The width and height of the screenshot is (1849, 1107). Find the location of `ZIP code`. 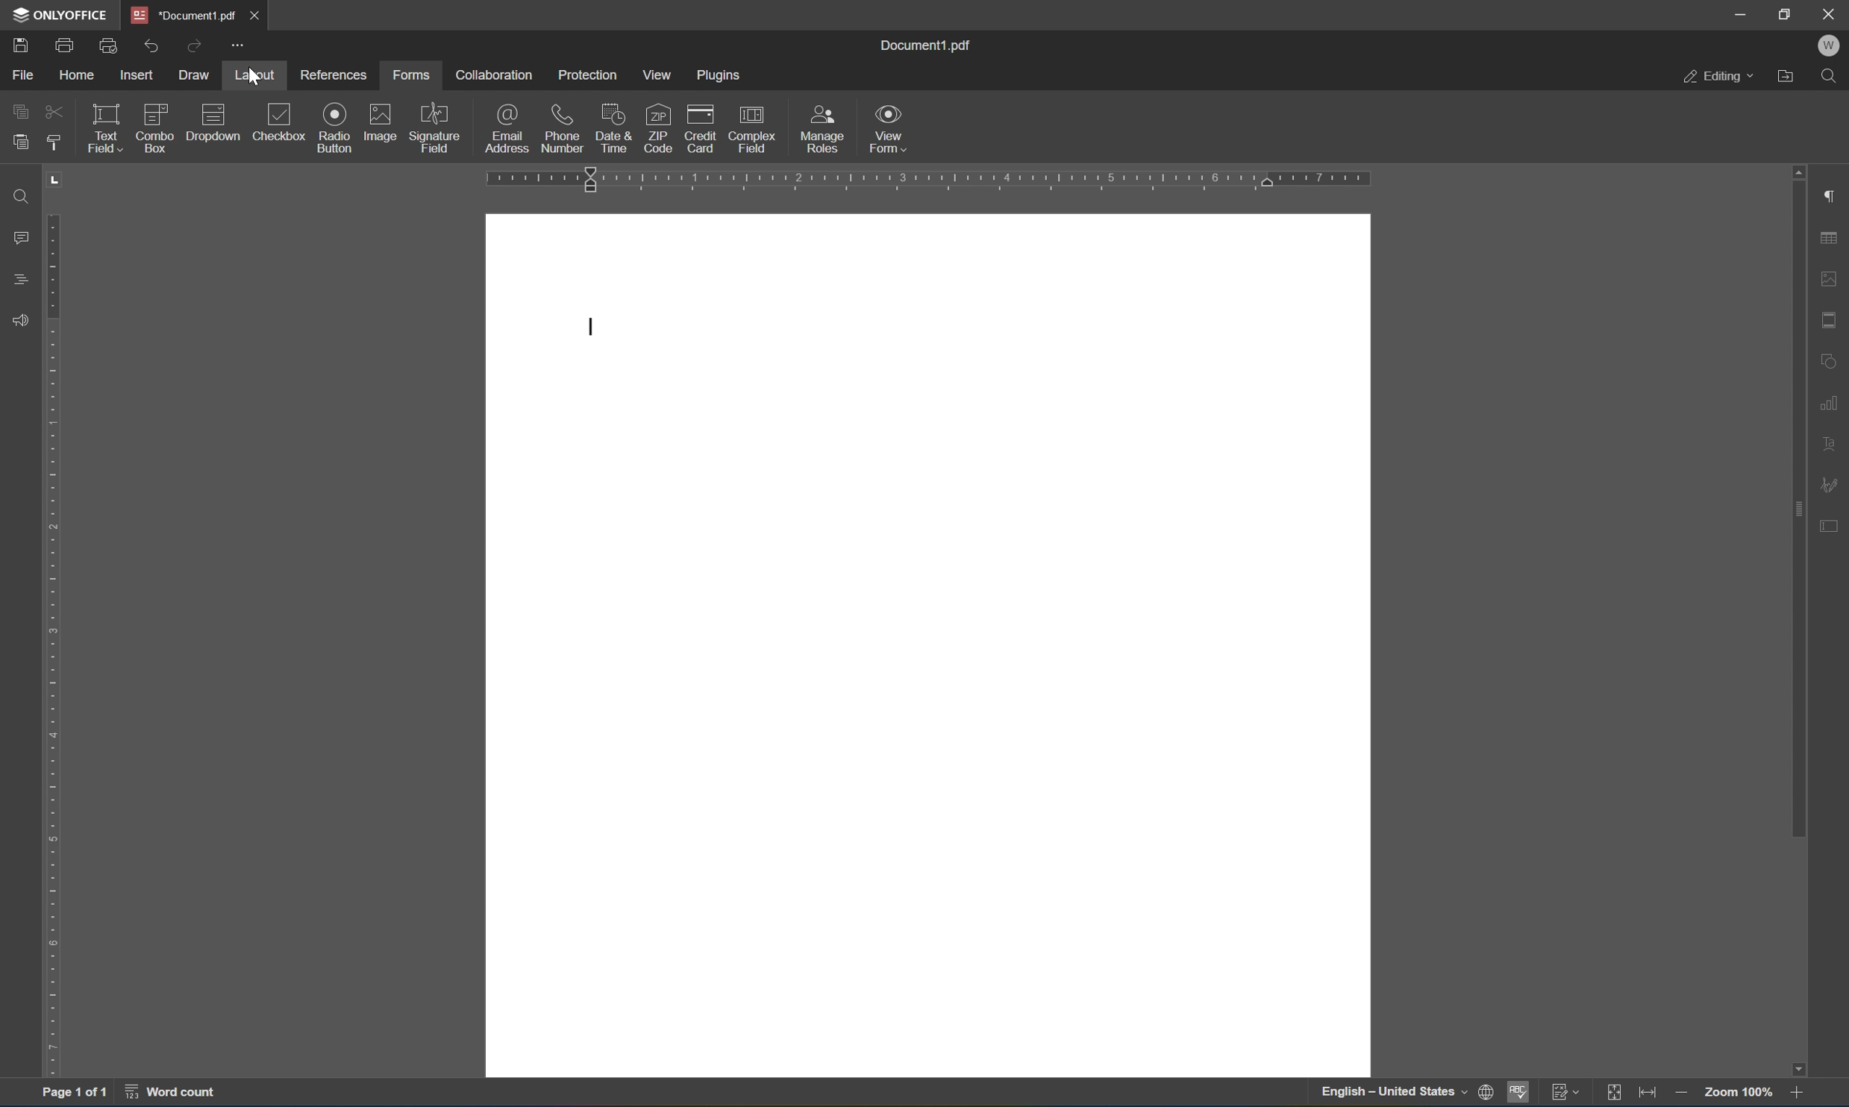

ZIP code is located at coordinates (655, 129).